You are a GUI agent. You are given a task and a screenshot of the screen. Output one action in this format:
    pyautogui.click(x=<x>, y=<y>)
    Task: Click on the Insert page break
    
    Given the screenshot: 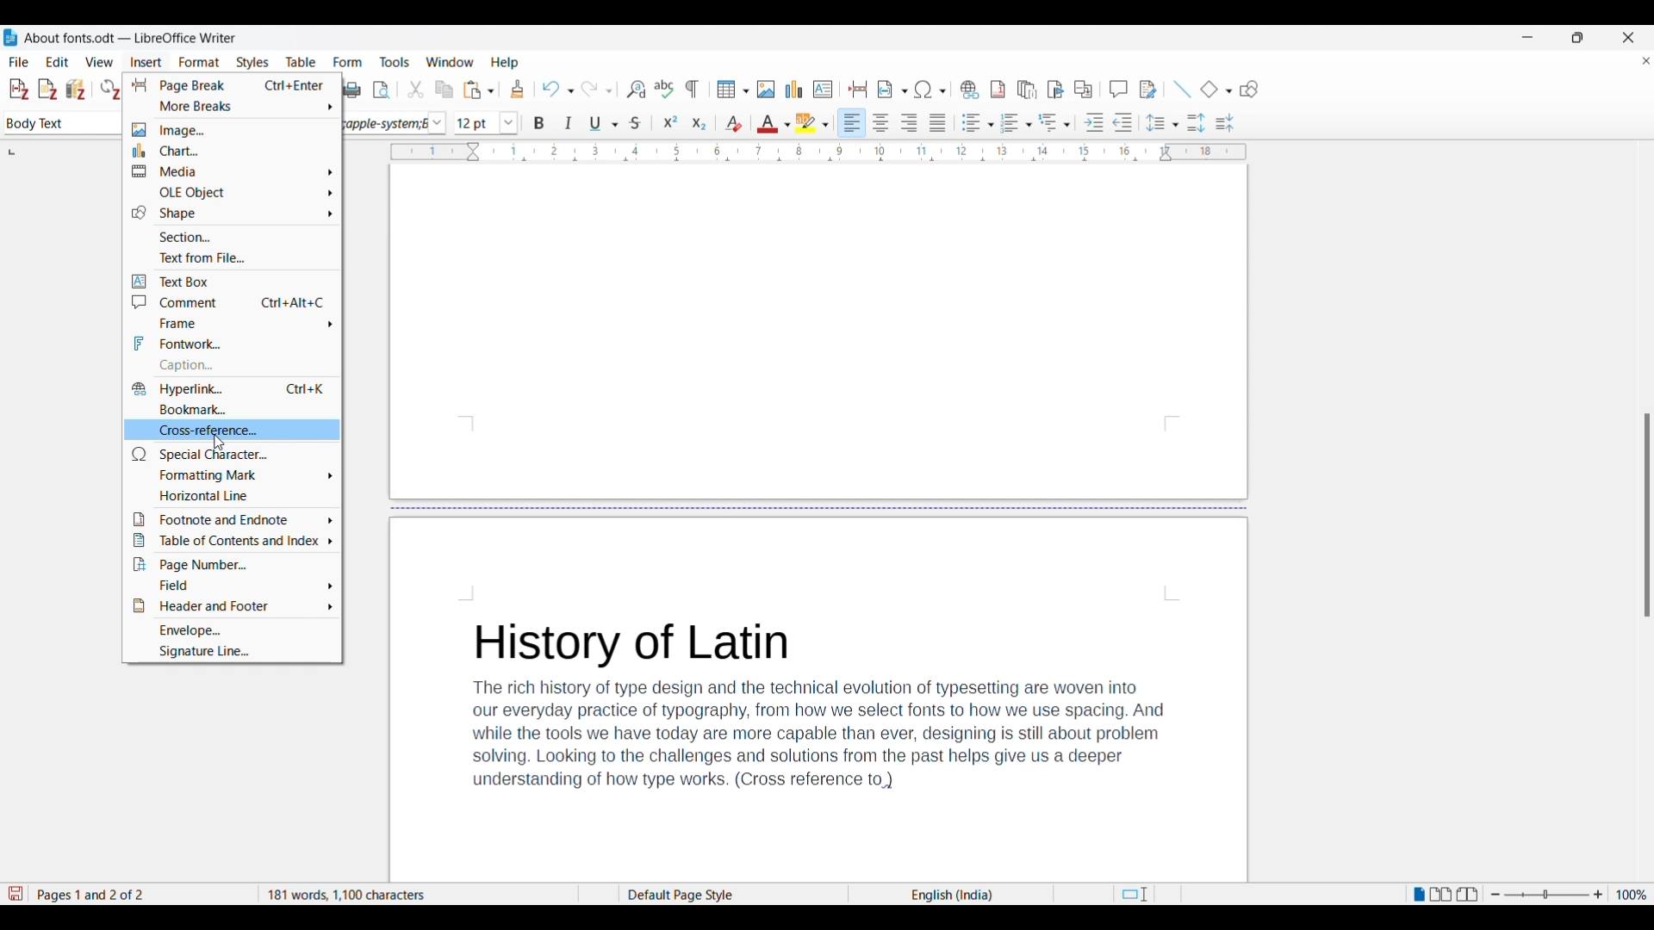 What is the action you would take?
    pyautogui.click(x=859, y=89)
    